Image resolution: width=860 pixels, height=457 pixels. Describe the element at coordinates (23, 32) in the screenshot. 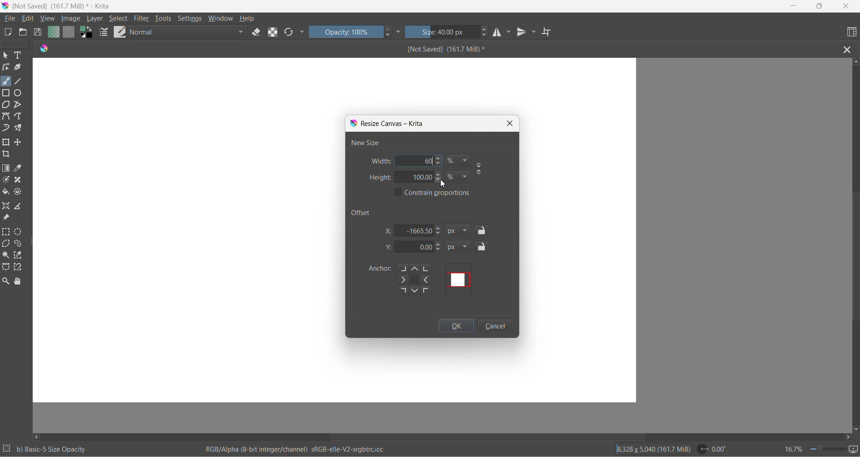

I see `open document` at that location.